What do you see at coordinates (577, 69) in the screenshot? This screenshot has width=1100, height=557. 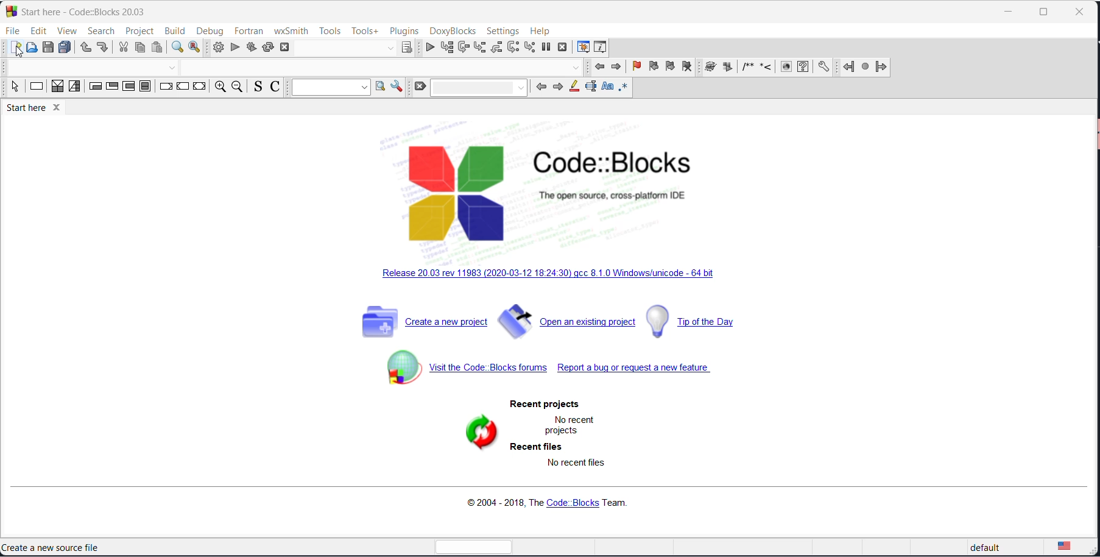 I see `dropdown button` at bounding box center [577, 69].